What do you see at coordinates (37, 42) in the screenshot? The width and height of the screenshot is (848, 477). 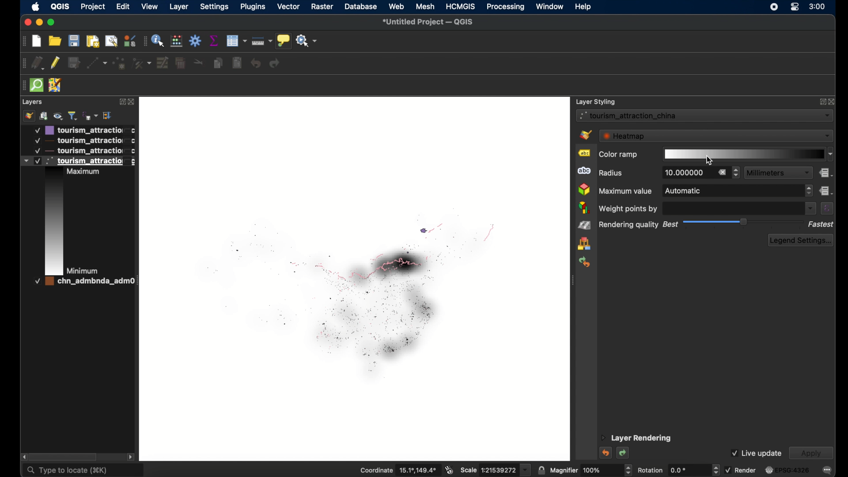 I see `new project` at bounding box center [37, 42].